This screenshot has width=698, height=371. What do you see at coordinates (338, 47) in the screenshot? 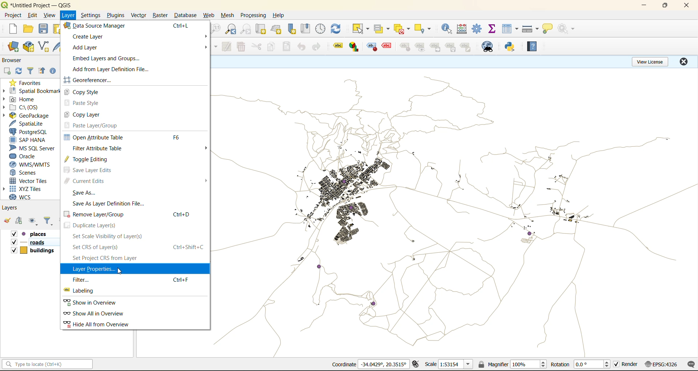
I see `label tool 1` at bounding box center [338, 47].